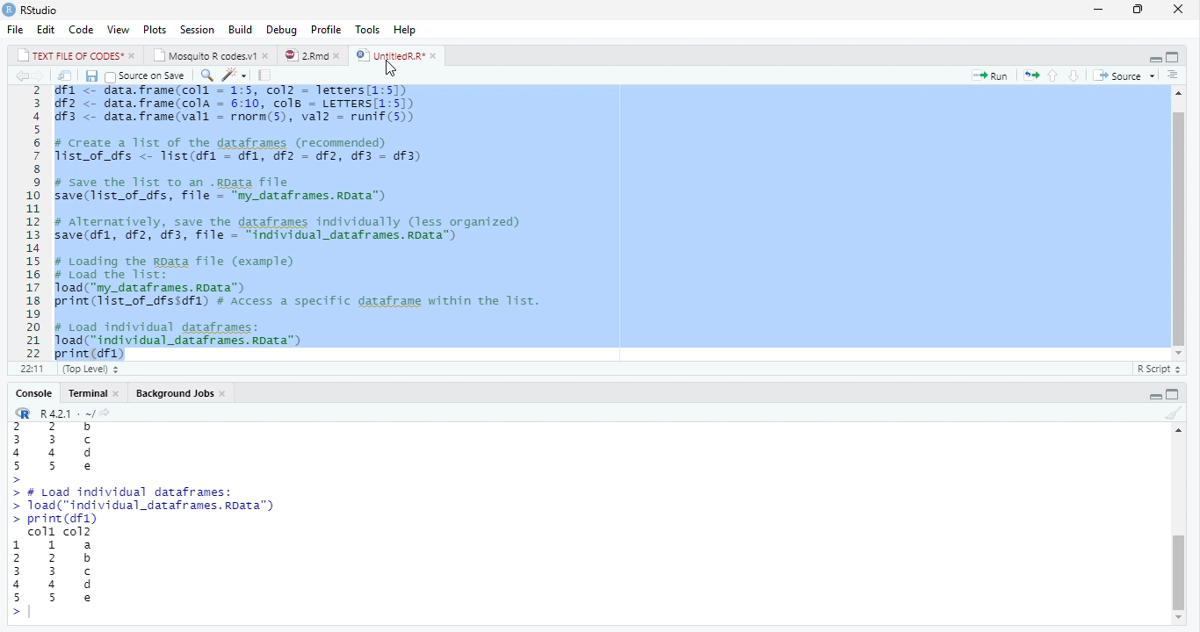 The image size is (1200, 632). What do you see at coordinates (235, 76) in the screenshot?
I see `Code Tools` at bounding box center [235, 76].